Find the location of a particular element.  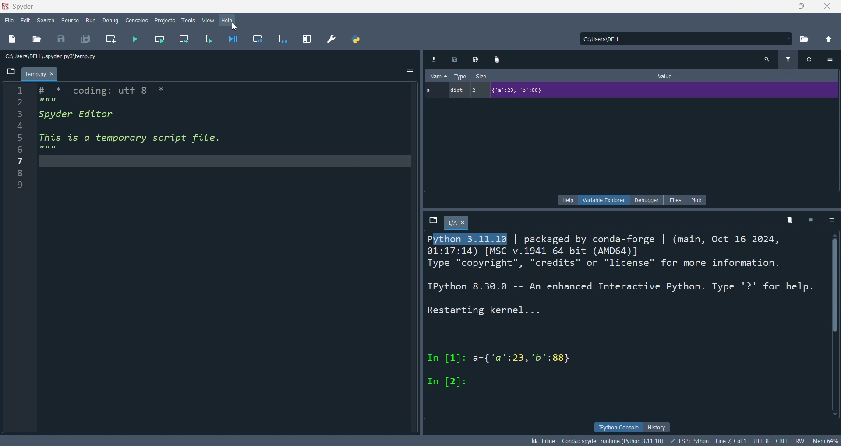

tools is located at coordinates (189, 21).